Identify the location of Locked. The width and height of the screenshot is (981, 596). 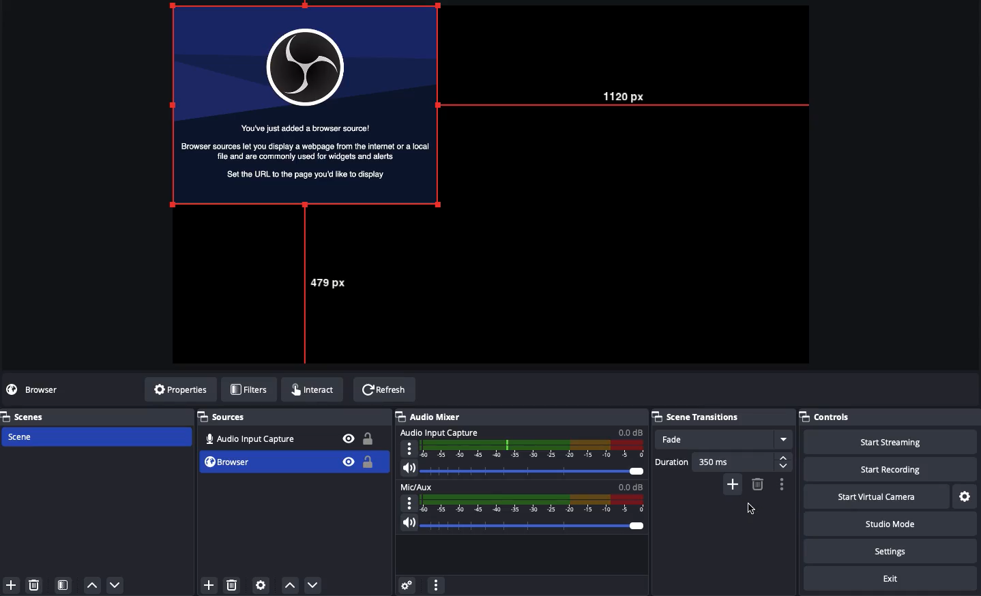
(369, 451).